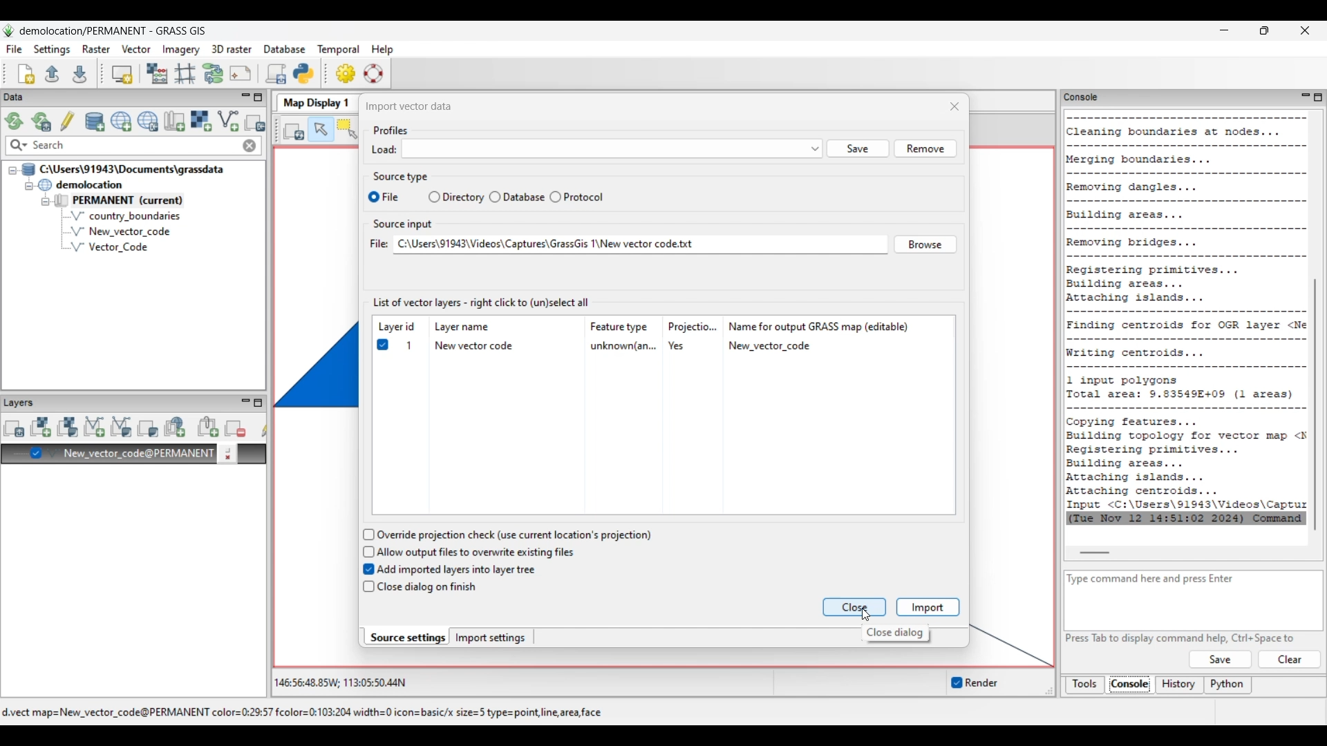 The width and height of the screenshot is (1327, 746). What do you see at coordinates (80, 184) in the screenshot?
I see `Double click to collapse demolocation` at bounding box center [80, 184].